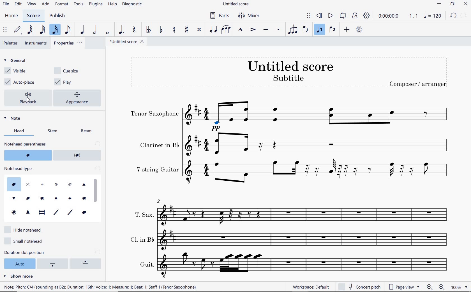  I want to click on TOGGLE NATURAL, so click(174, 30).